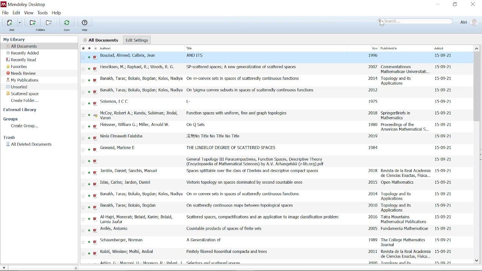  Describe the element at coordinates (84, 161) in the screenshot. I see `Add to favorite` at that location.